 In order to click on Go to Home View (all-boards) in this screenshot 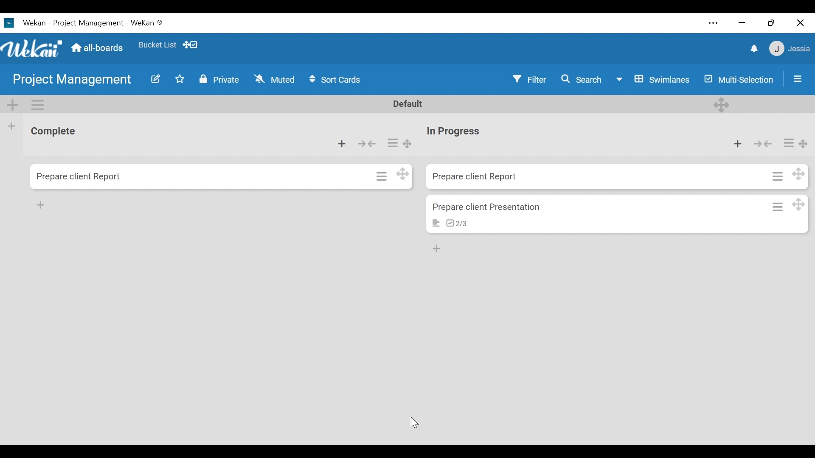, I will do `click(96, 48)`.